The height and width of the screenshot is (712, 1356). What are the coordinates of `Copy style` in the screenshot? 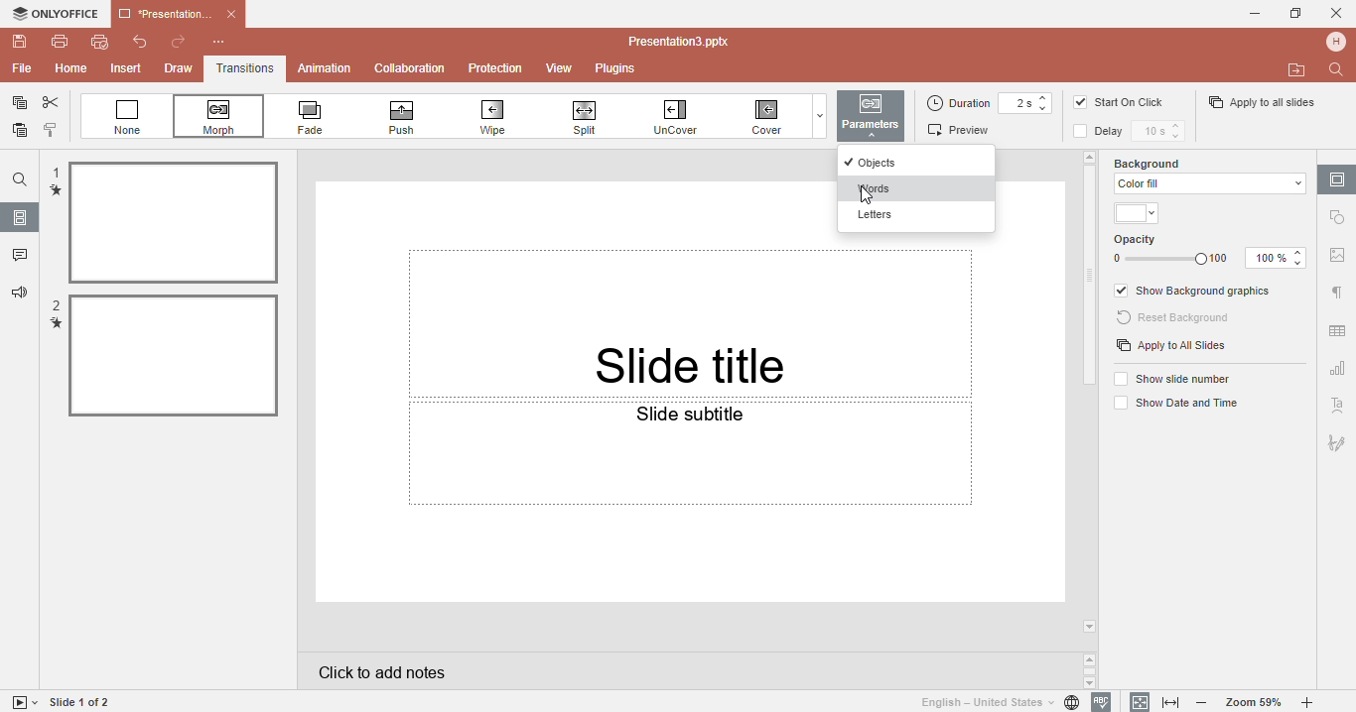 It's located at (52, 132).